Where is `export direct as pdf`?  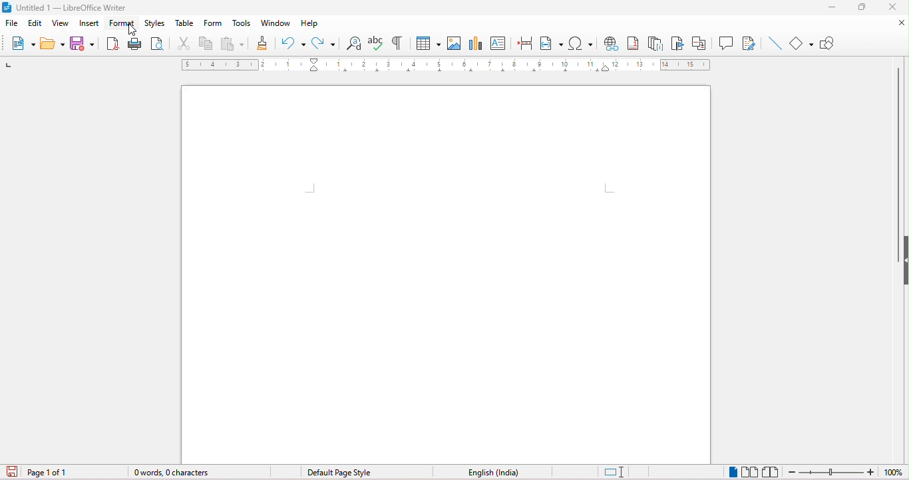
export direct as pdf is located at coordinates (111, 44).